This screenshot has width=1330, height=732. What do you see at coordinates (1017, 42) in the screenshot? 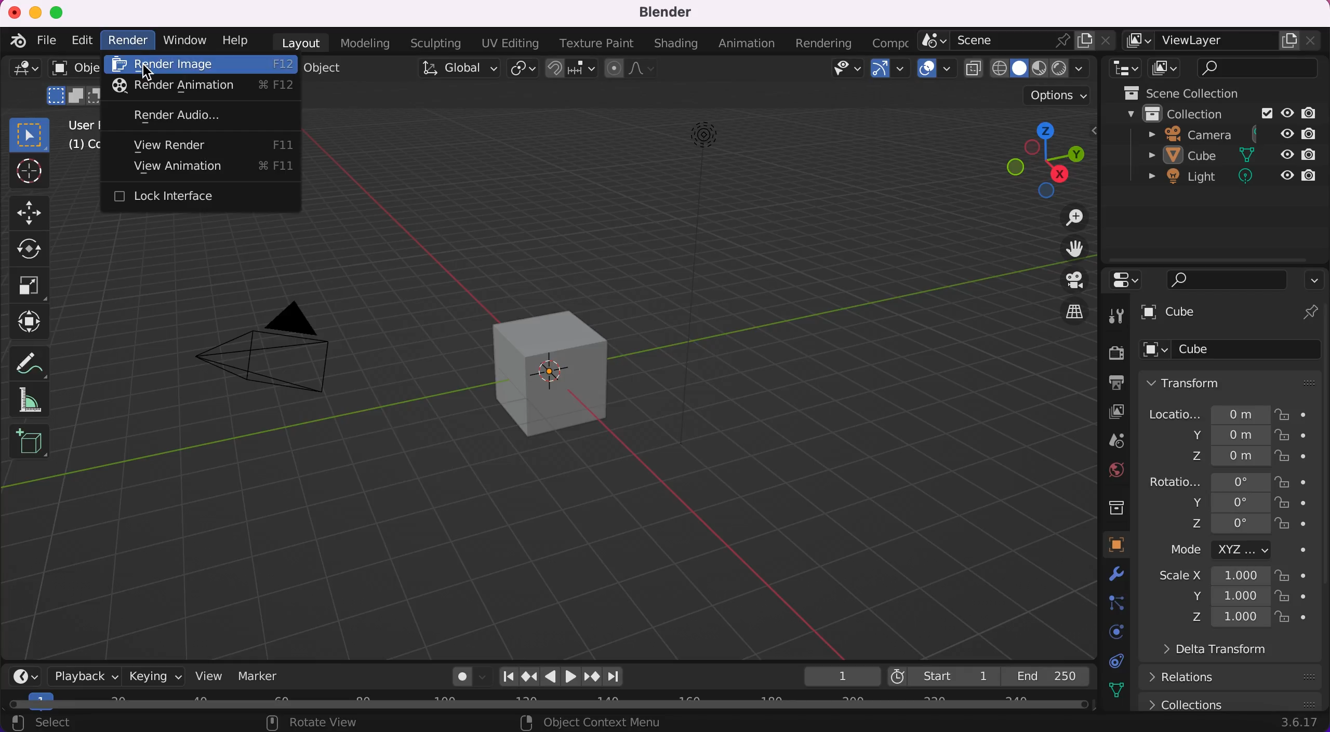
I see `scene` at bounding box center [1017, 42].